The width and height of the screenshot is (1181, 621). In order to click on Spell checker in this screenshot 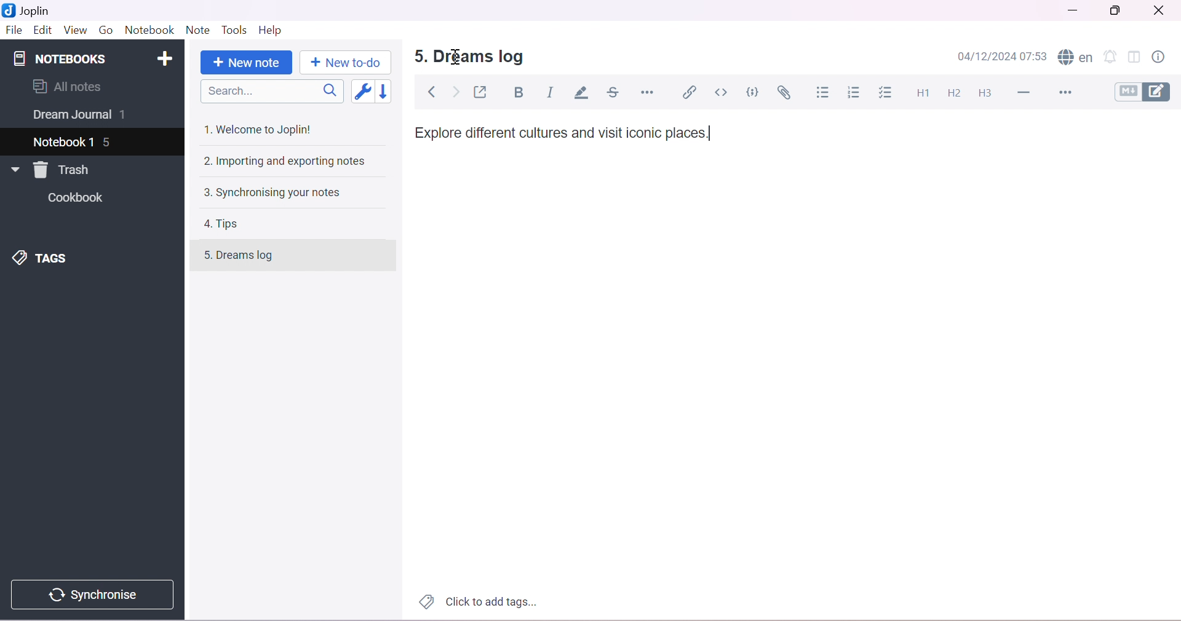, I will do `click(1076, 58)`.